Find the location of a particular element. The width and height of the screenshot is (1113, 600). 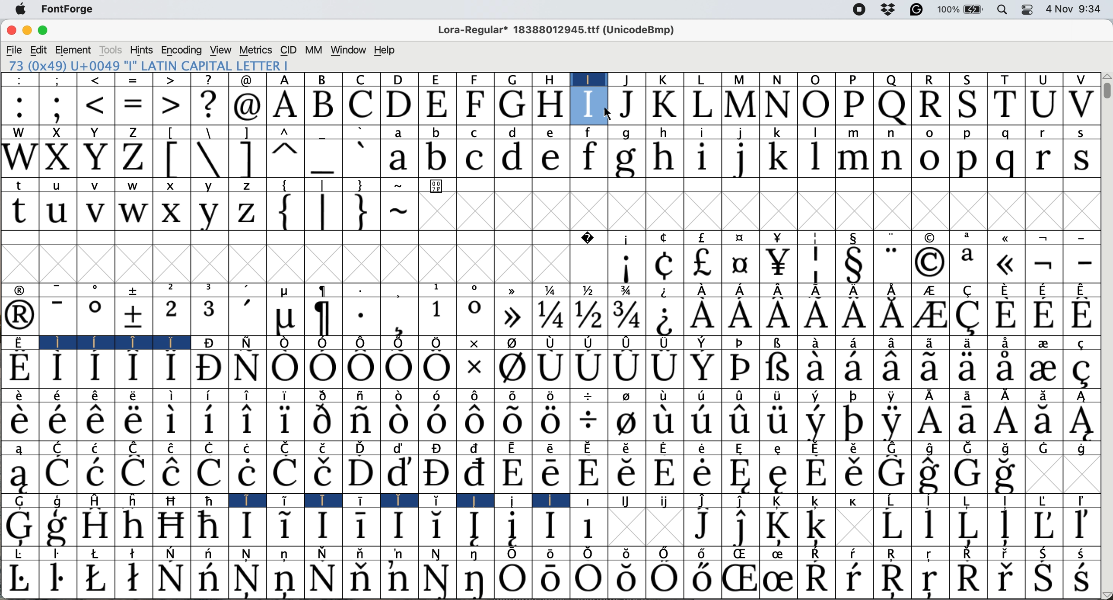

Symbol is located at coordinates (327, 499).